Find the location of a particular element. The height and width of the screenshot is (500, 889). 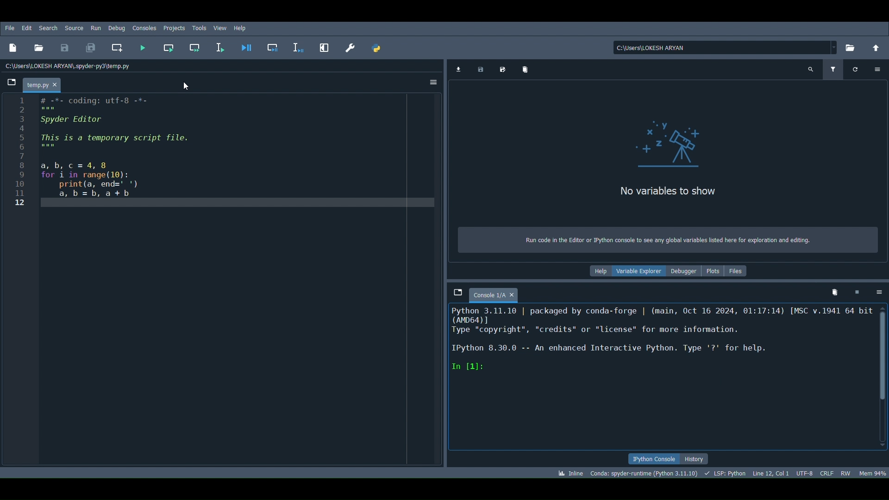

File location is located at coordinates (727, 48).